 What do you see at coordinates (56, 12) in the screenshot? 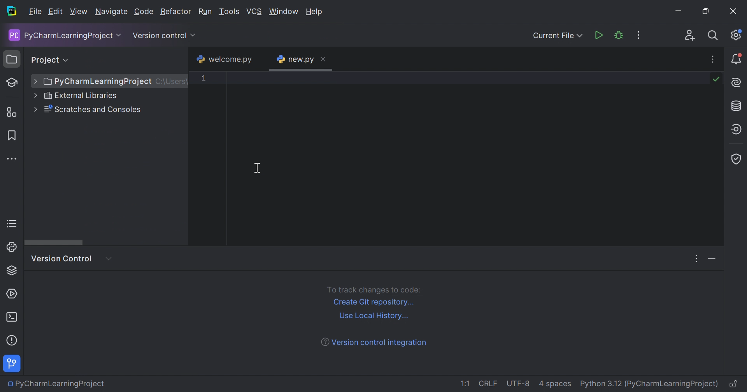
I see `Edit` at bounding box center [56, 12].